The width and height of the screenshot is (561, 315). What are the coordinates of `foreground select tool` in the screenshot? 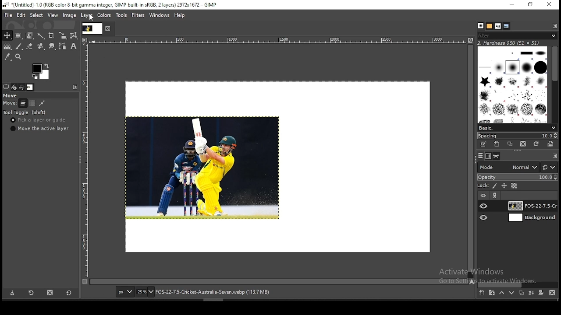 It's located at (30, 35).